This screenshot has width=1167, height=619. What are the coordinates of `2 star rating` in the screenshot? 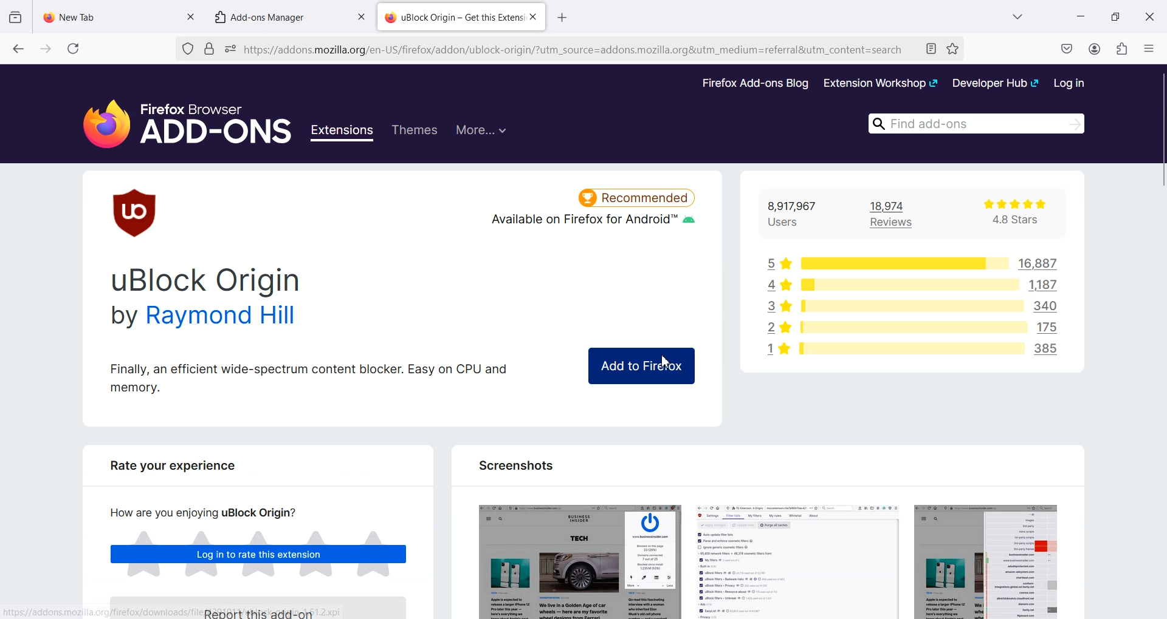 It's located at (778, 328).